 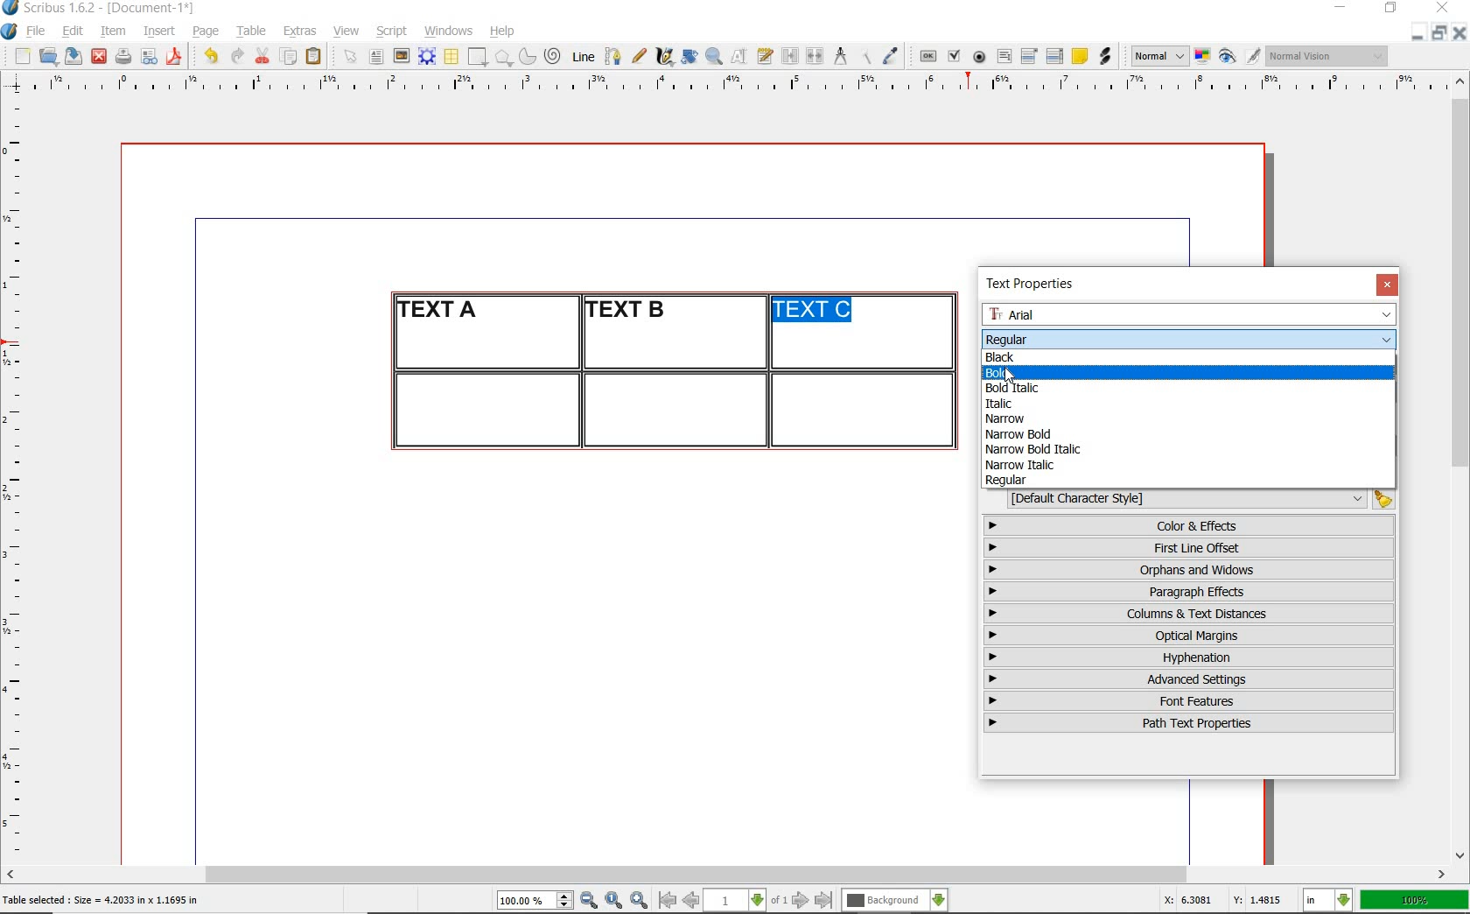 What do you see at coordinates (1240, 57) in the screenshot?
I see `preview mode` at bounding box center [1240, 57].